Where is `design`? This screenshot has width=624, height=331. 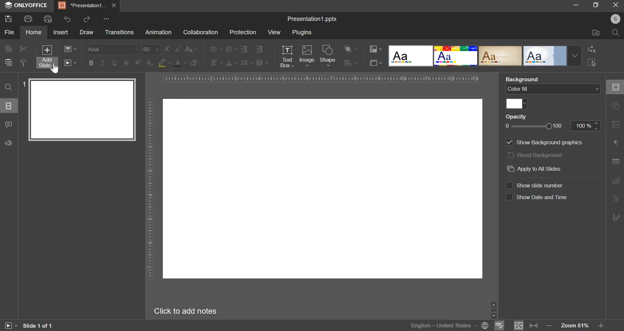 design is located at coordinates (485, 55).